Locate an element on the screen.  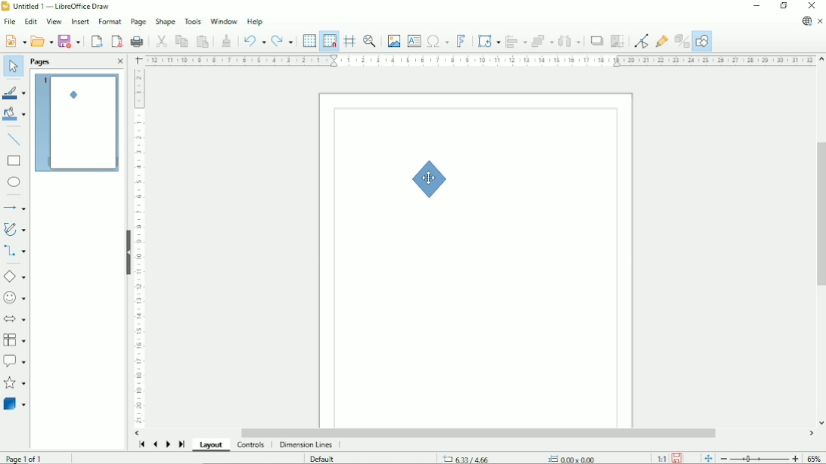
Preview is located at coordinates (78, 123).